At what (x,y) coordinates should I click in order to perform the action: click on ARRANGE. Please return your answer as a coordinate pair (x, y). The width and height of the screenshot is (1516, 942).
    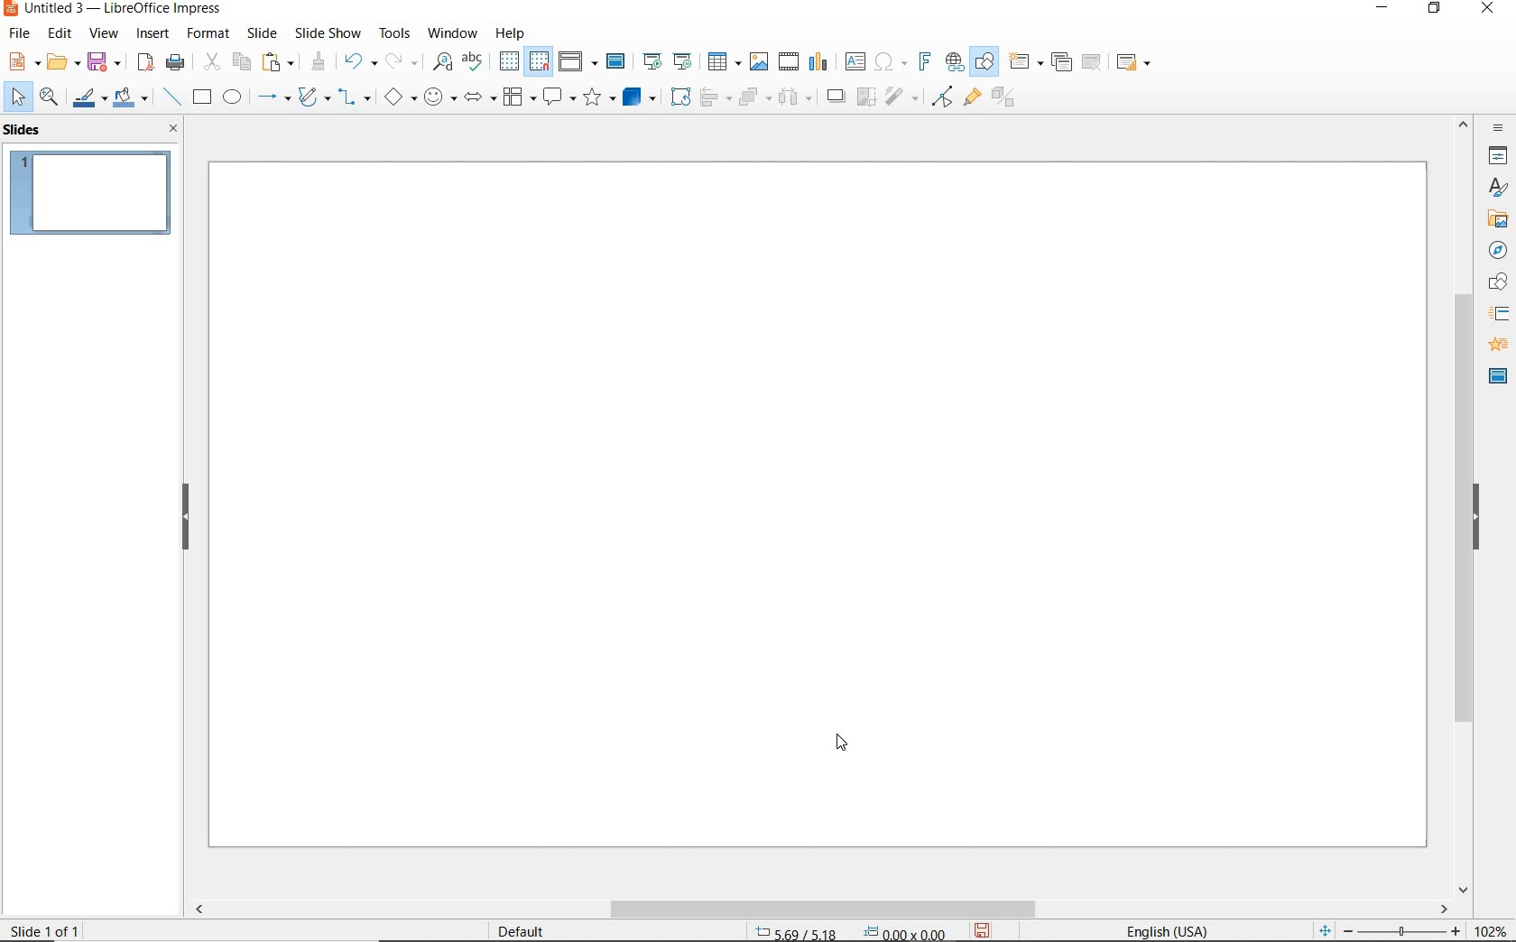
    Looking at the image, I should click on (752, 99).